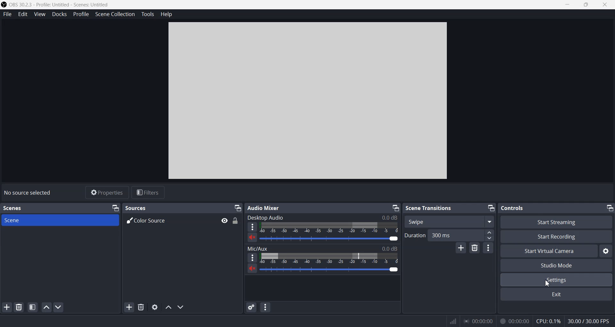 This screenshot has width=615, height=327. I want to click on Text, so click(322, 217).